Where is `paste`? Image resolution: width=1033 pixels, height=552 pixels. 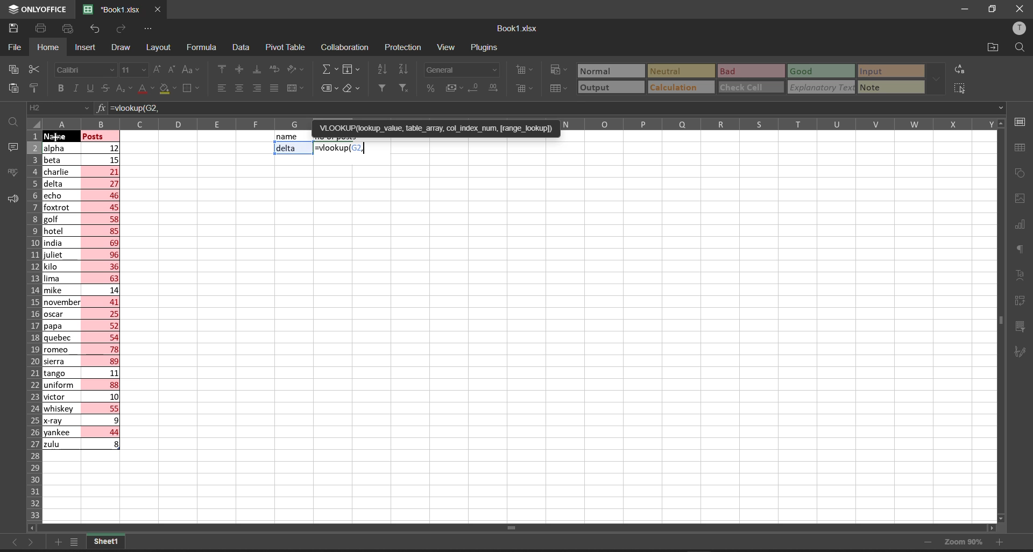
paste is located at coordinates (11, 88).